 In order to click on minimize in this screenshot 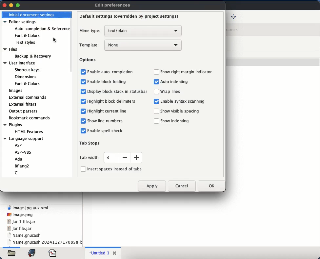, I will do `click(11, 5)`.